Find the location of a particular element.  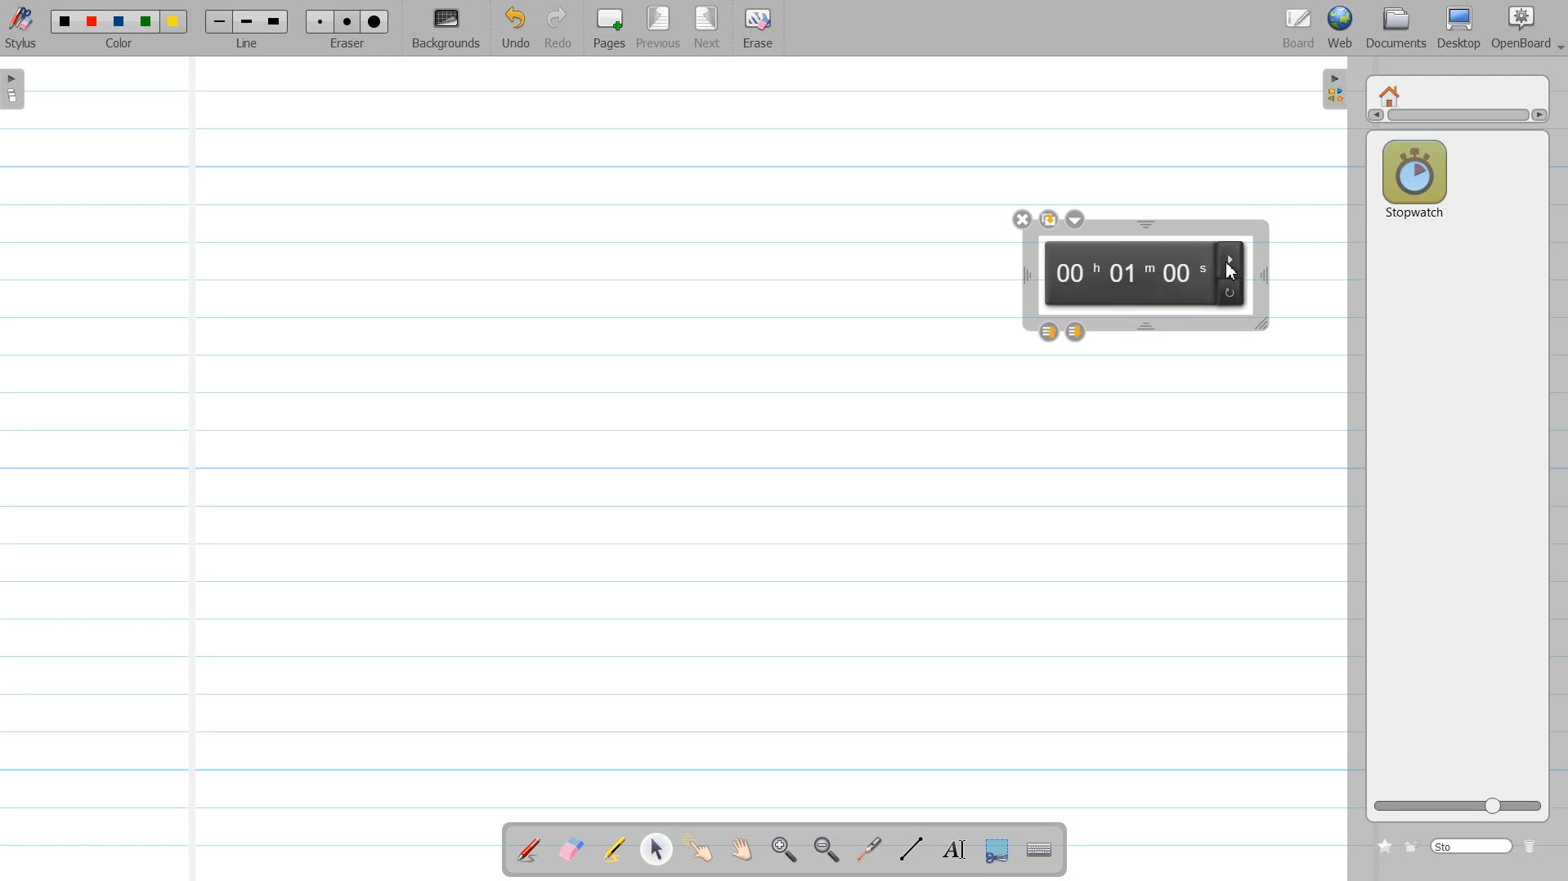

Cursor is located at coordinates (1230, 271).